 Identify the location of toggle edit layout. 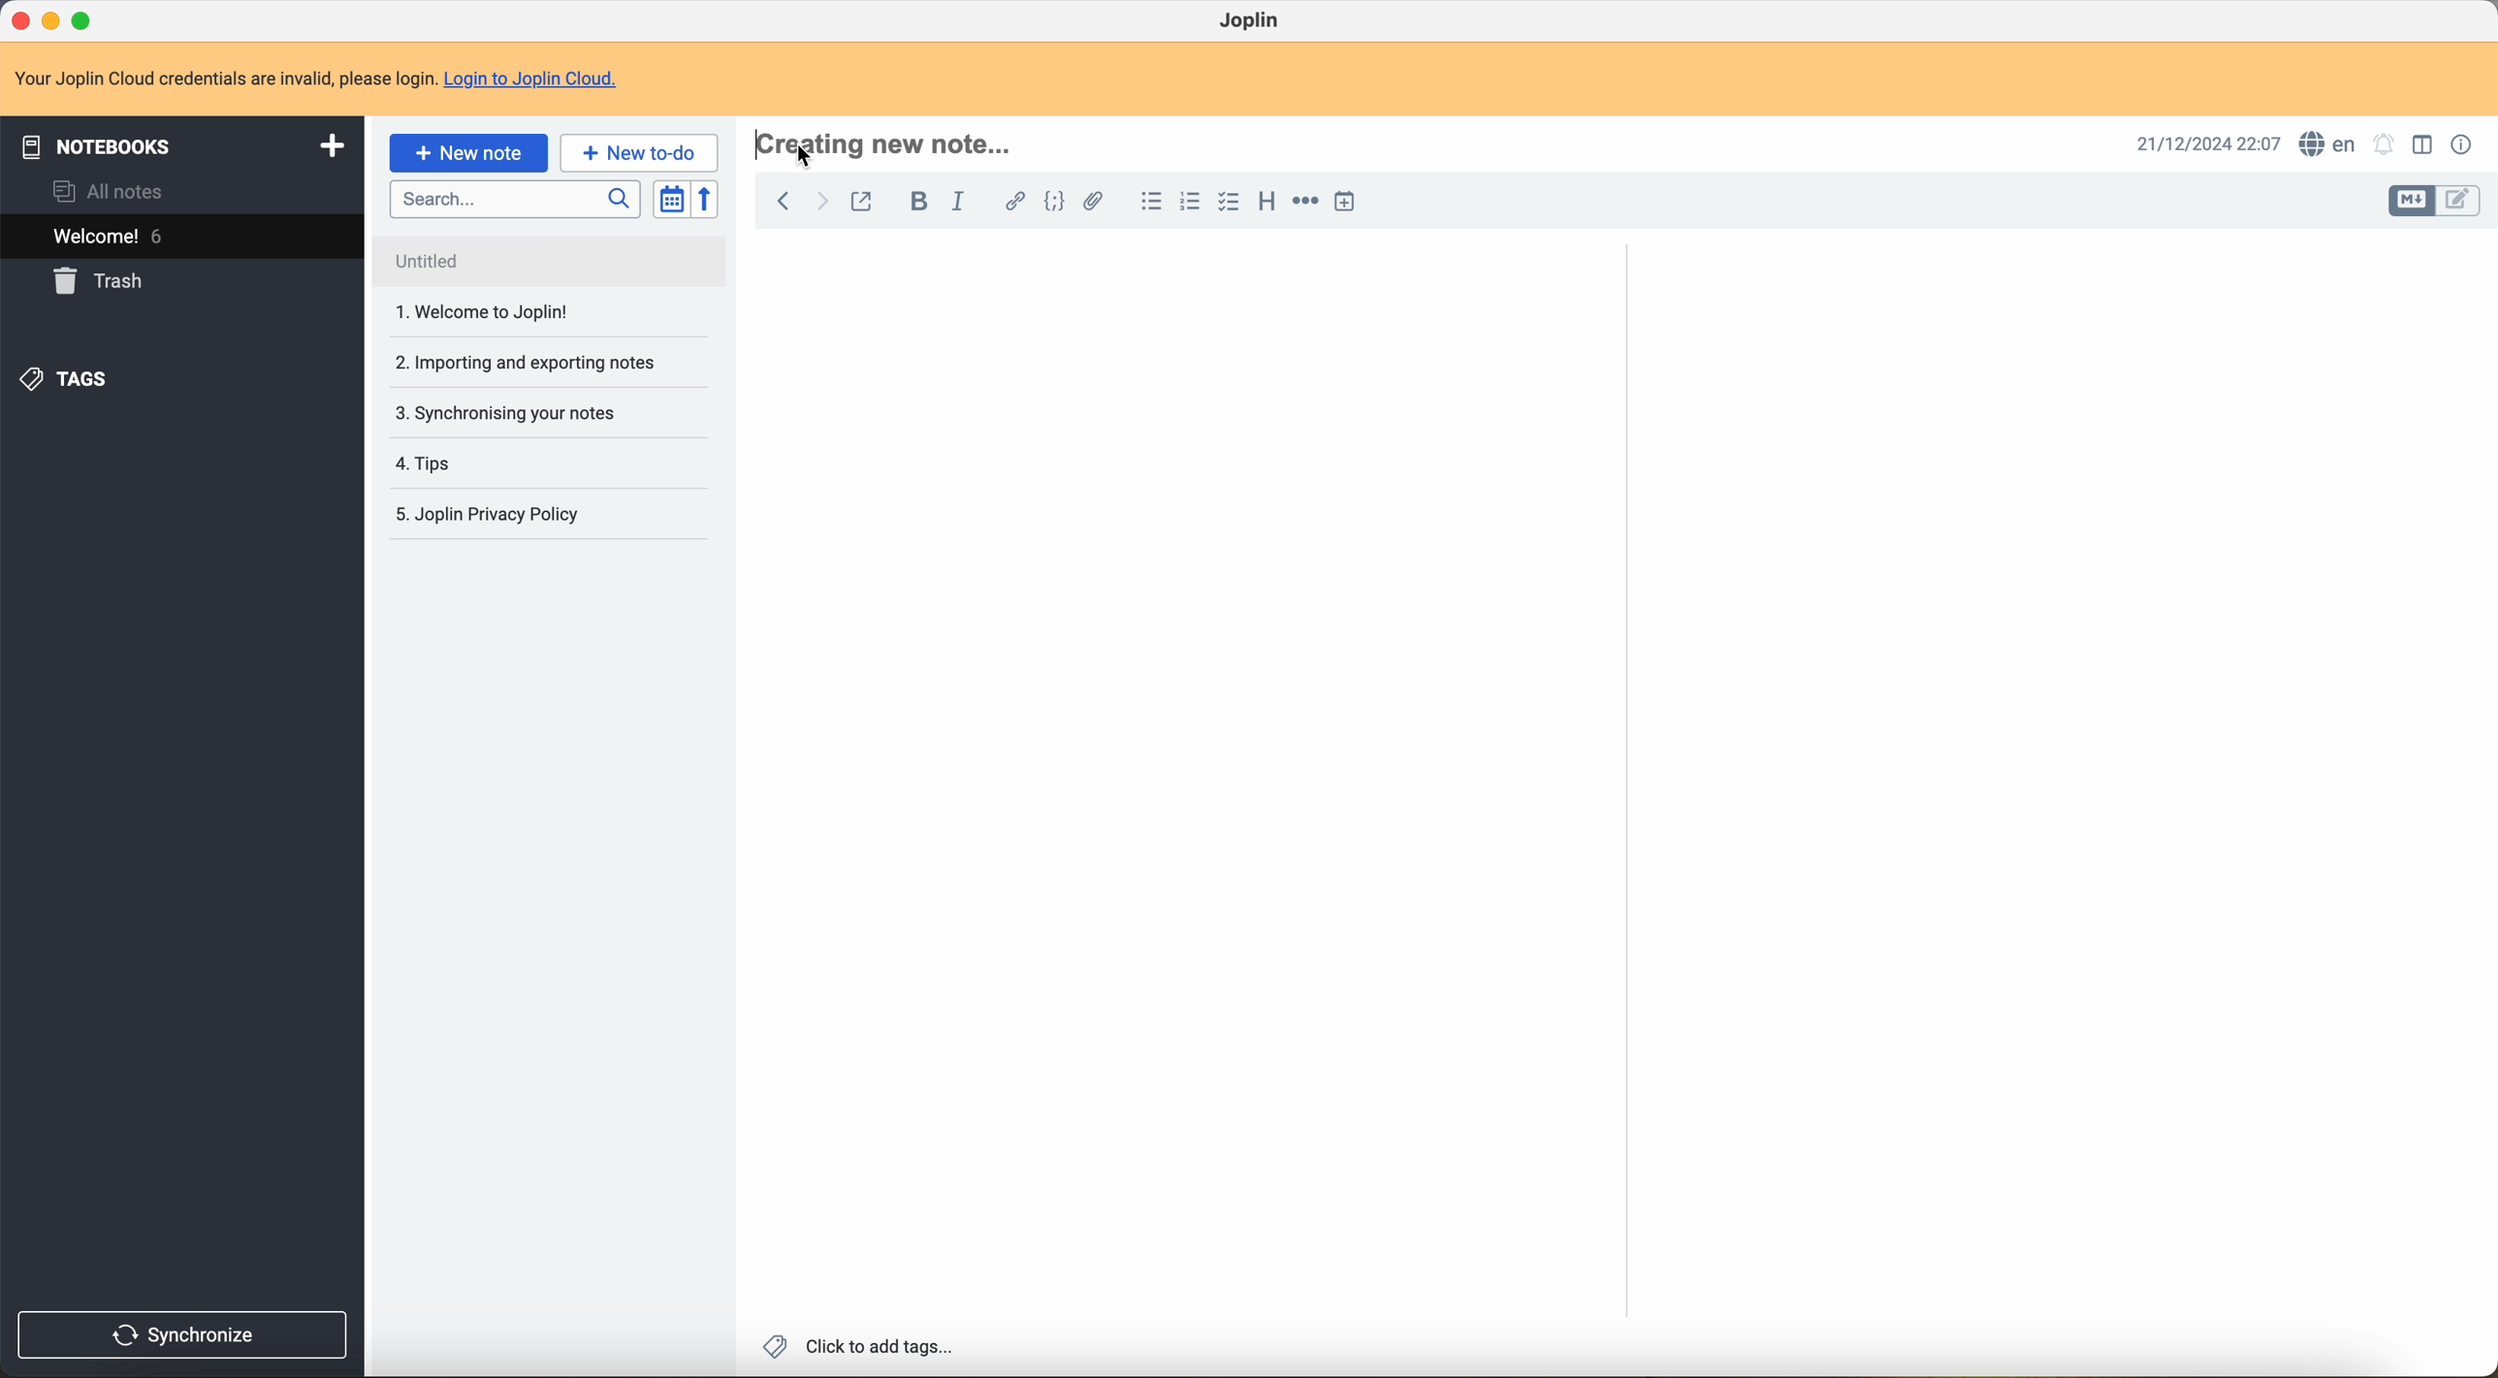
(2426, 144).